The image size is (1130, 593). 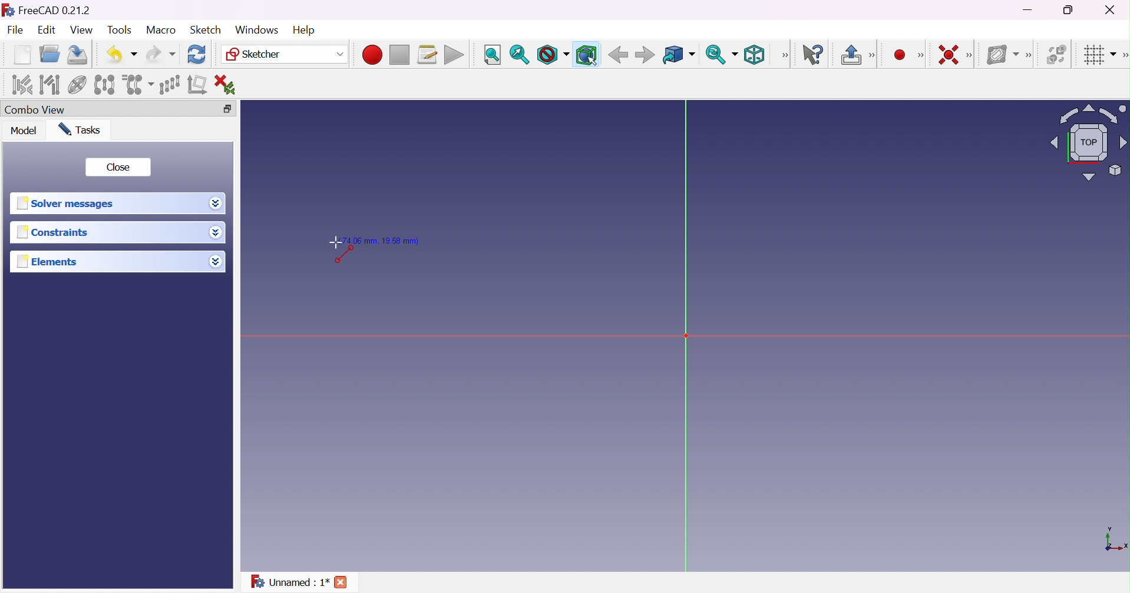 What do you see at coordinates (52, 234) in the screenshot?
I see `Constraints` at bounding box center [52, 234].